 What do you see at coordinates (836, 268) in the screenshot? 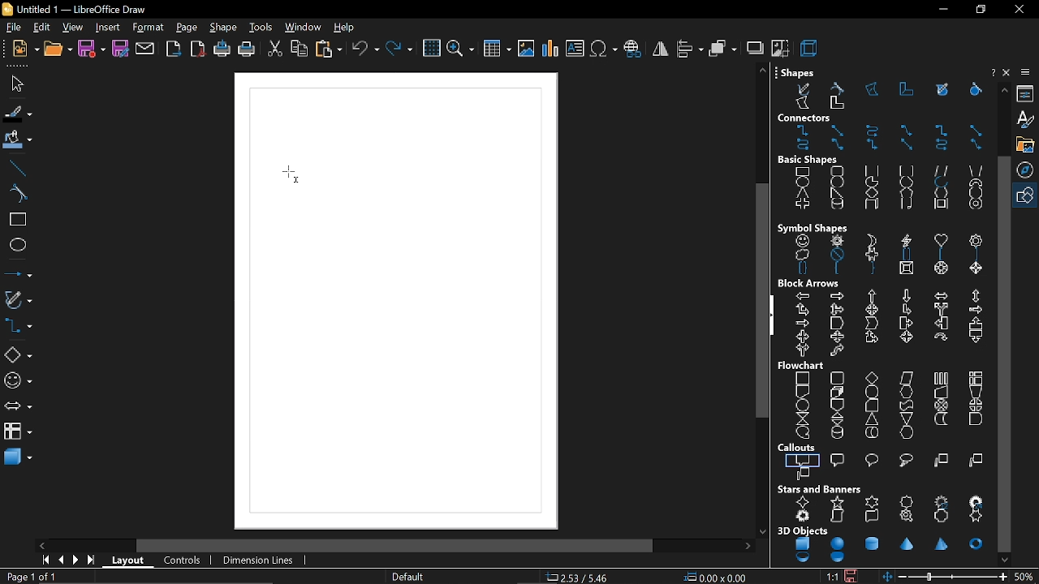
I see `left brace` at bounding box center [836, 268].